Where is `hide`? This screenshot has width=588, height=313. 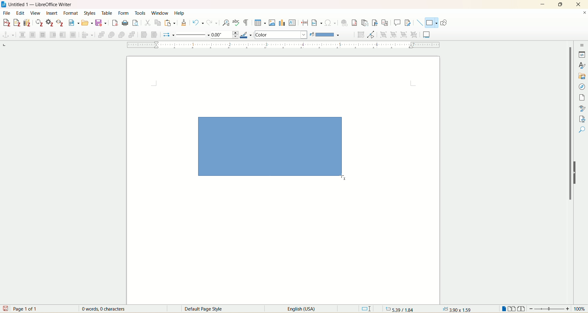
hide is located at coordinates (577, 172).